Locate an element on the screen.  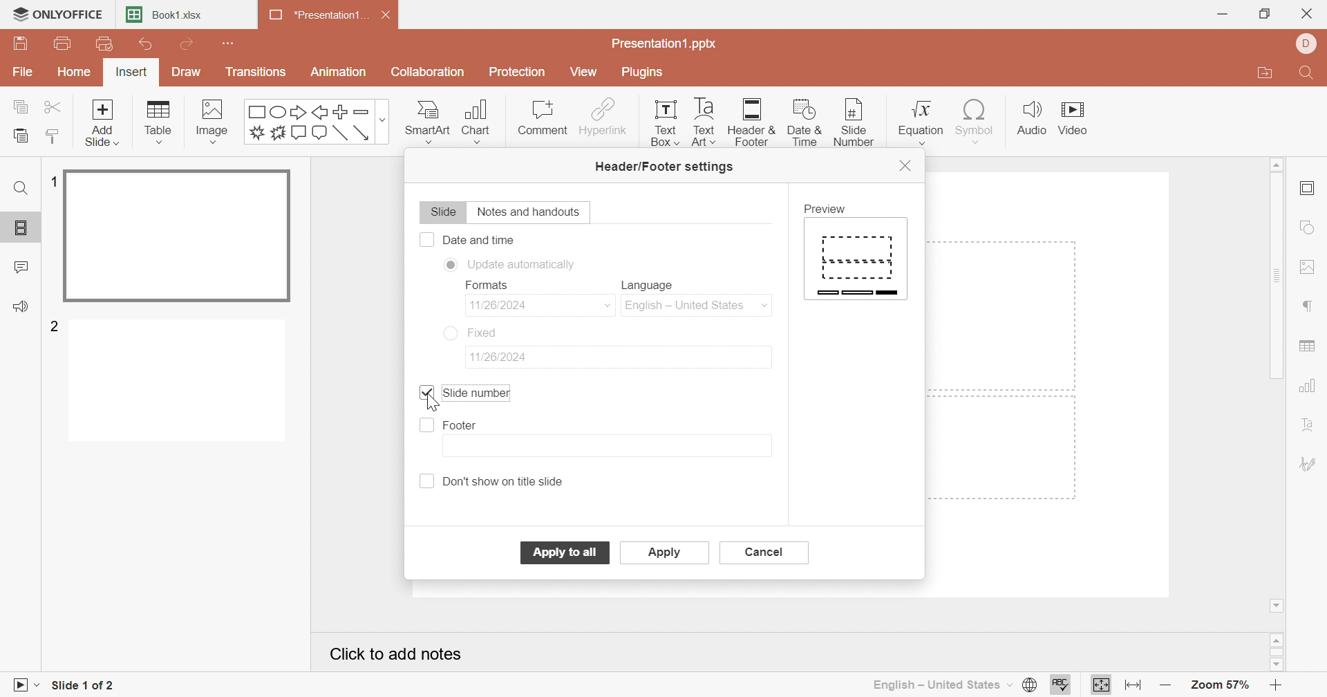
Protection is located at coordinates (519, 74).